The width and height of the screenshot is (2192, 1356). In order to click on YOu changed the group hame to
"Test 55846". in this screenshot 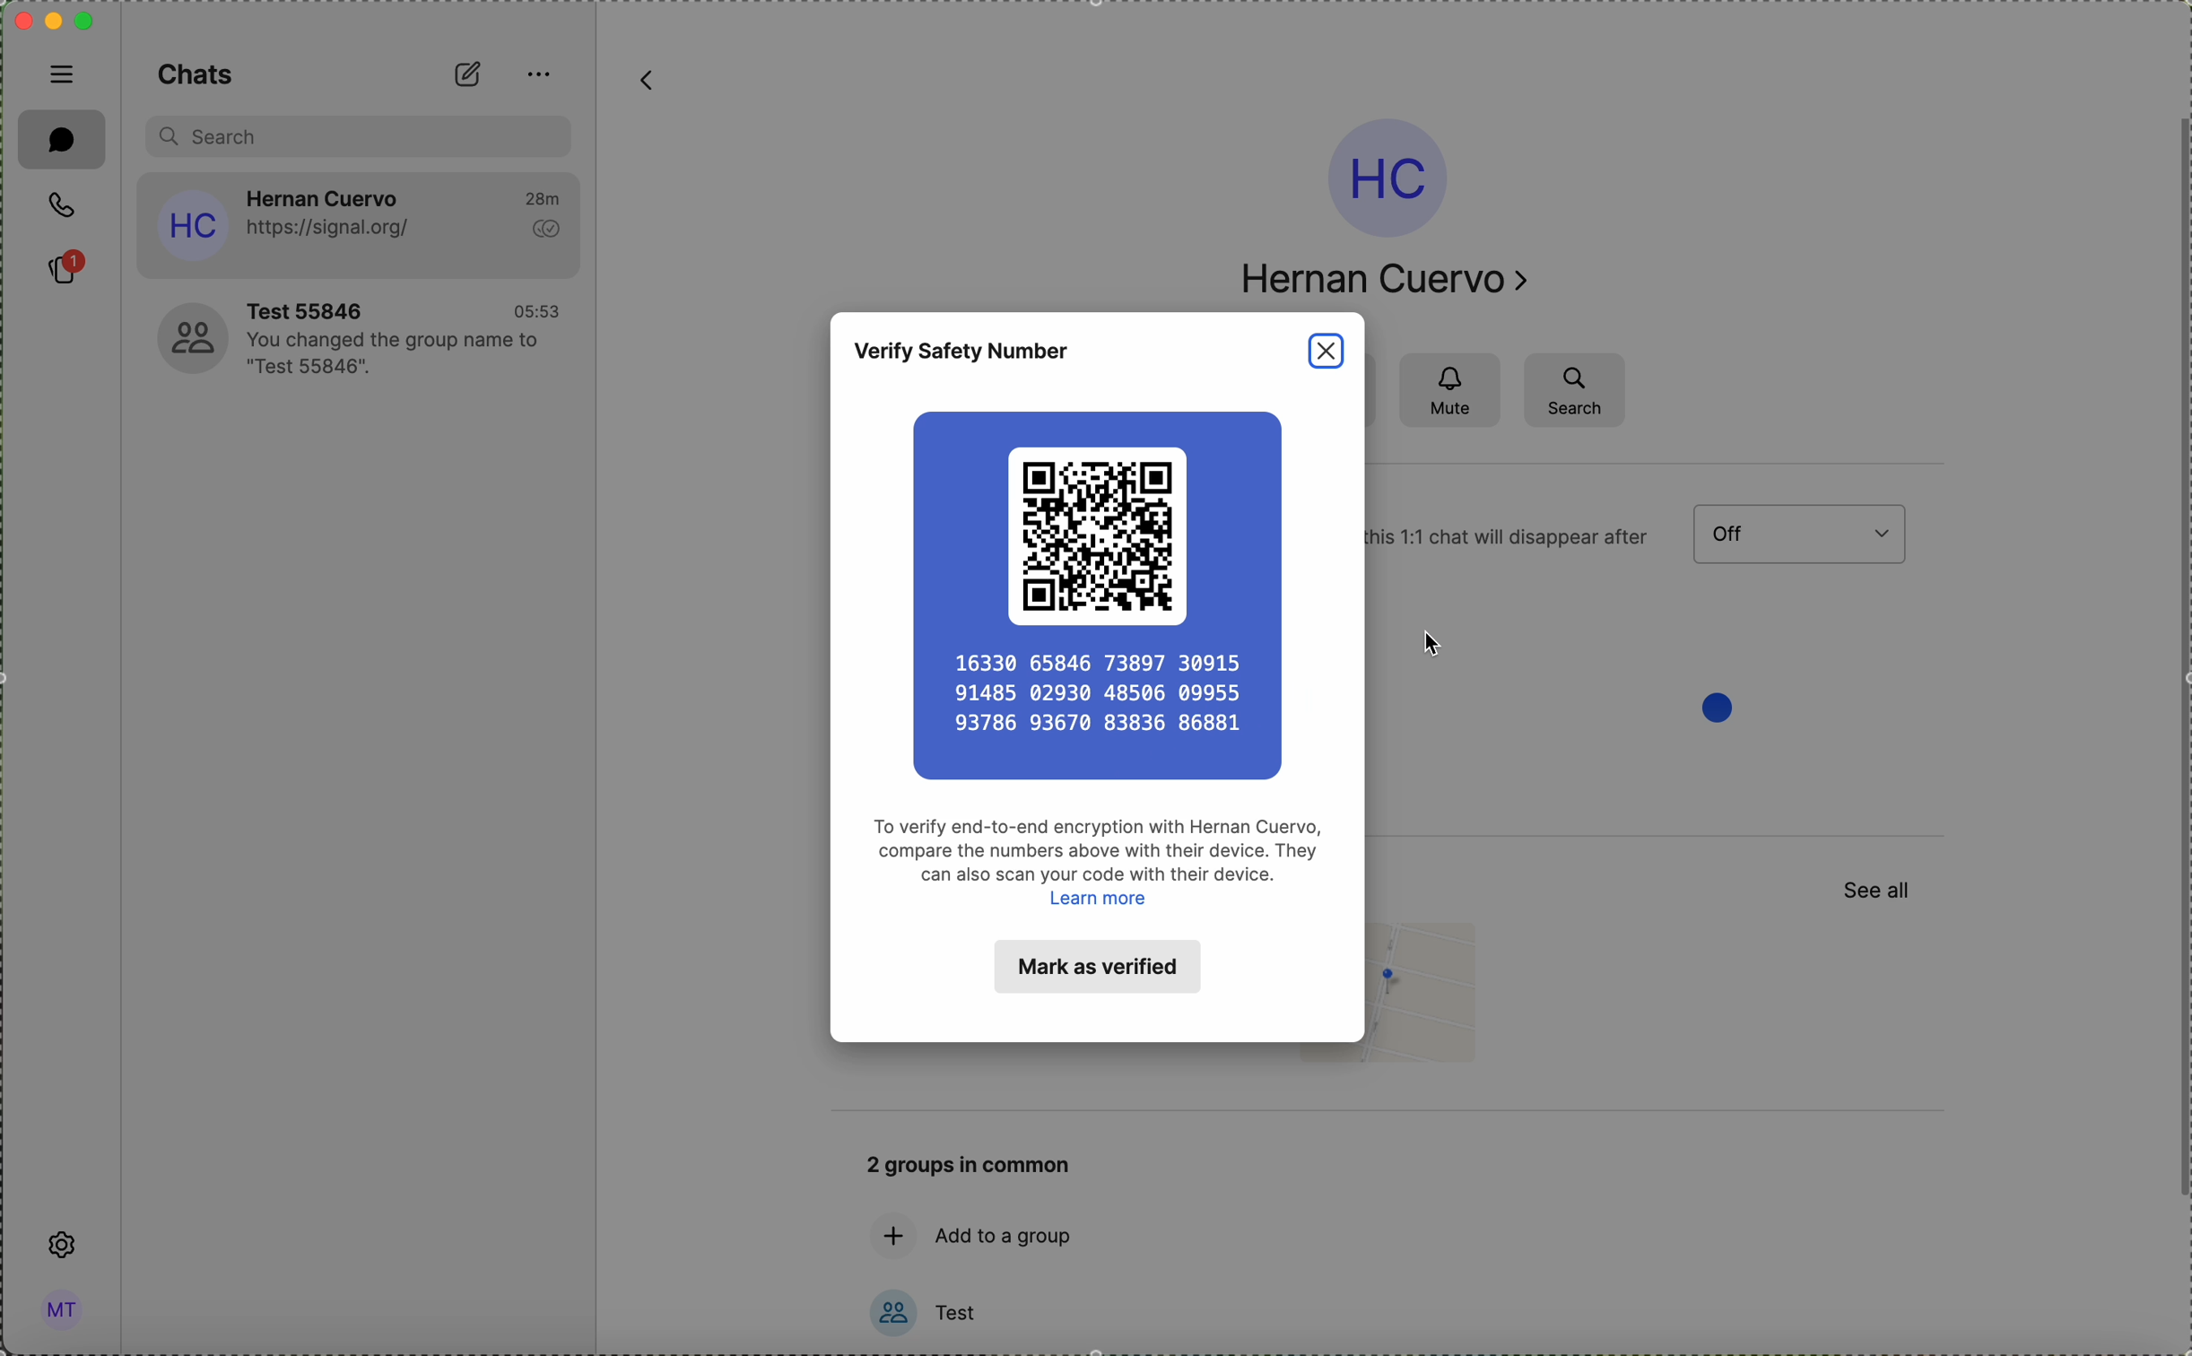, I will do `click(398, 355)`.